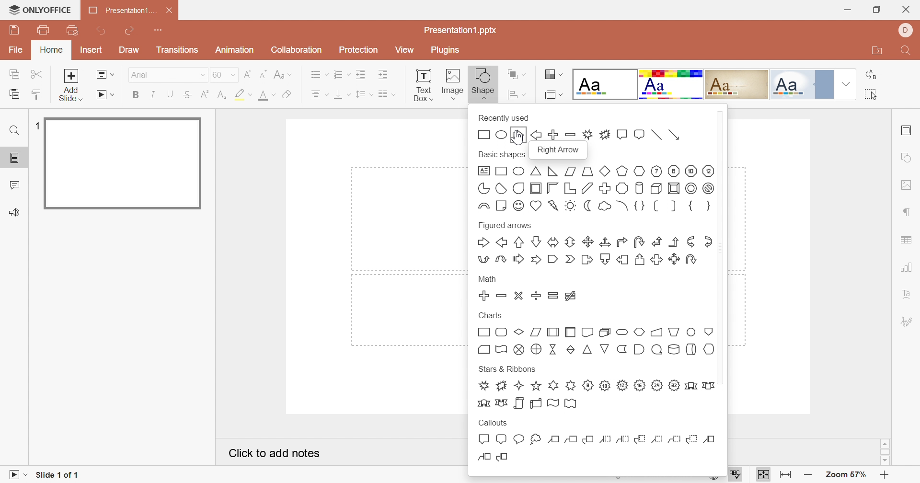 The image size is (920, 483). I want to click on File, so click(16, 50).